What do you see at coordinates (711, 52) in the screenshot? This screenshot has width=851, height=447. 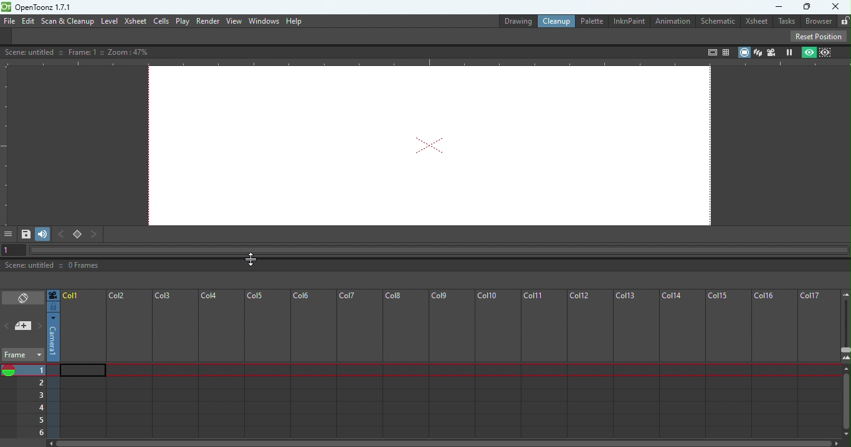 I see `Safe area` at bounding box center [711, 52].